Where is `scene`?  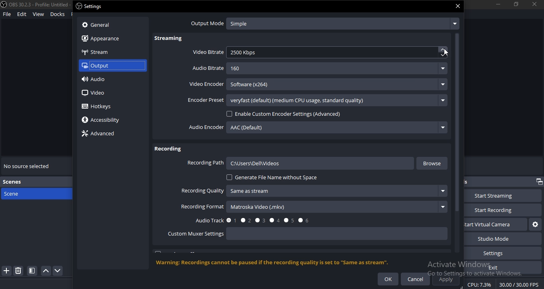
scene is located at coordinates (26, 193).